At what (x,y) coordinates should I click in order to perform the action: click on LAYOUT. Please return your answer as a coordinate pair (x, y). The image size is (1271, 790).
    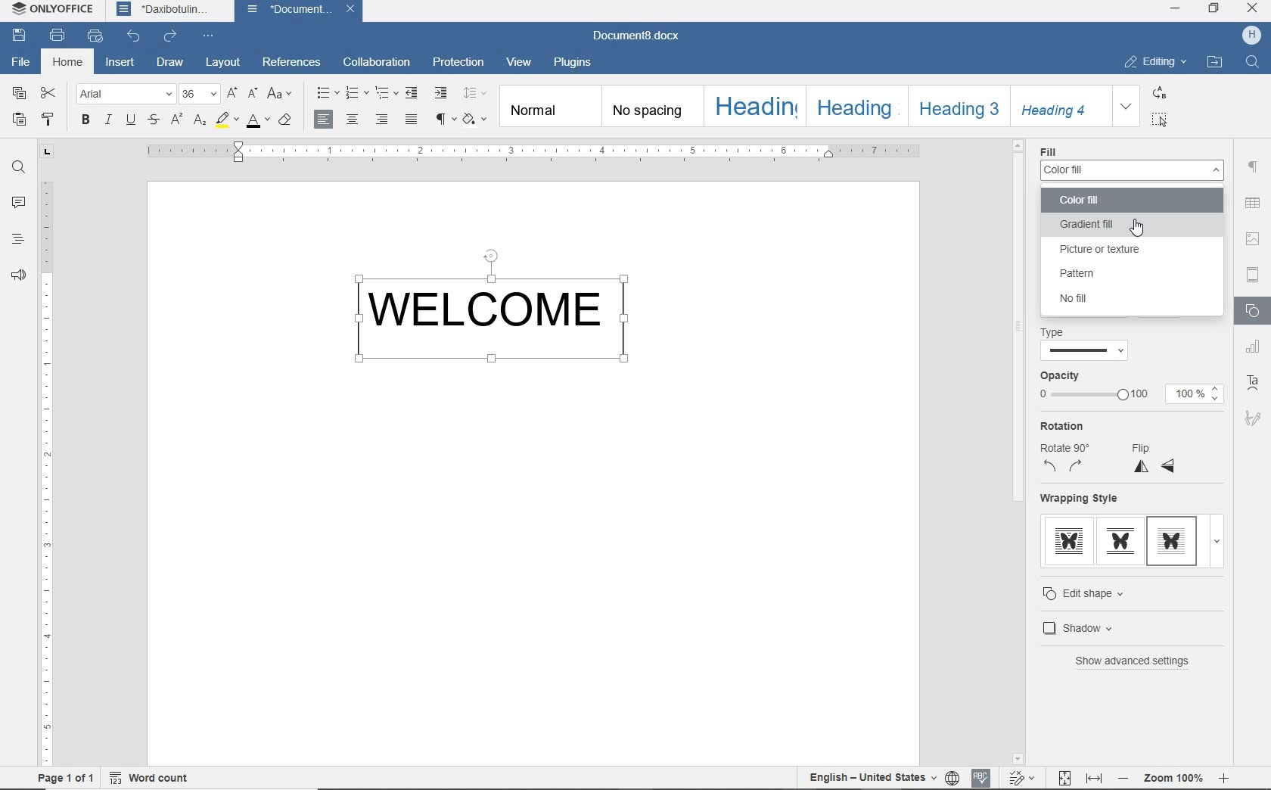
    Looking at the image, I should click on (223, 64).